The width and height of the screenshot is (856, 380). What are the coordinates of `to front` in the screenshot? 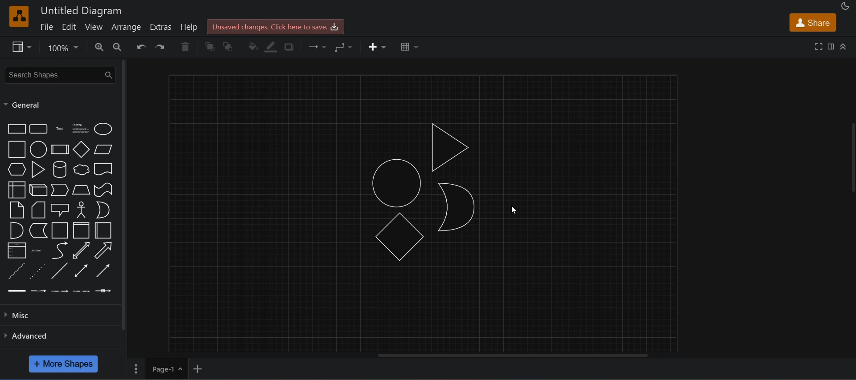 It's located at (211, 47).